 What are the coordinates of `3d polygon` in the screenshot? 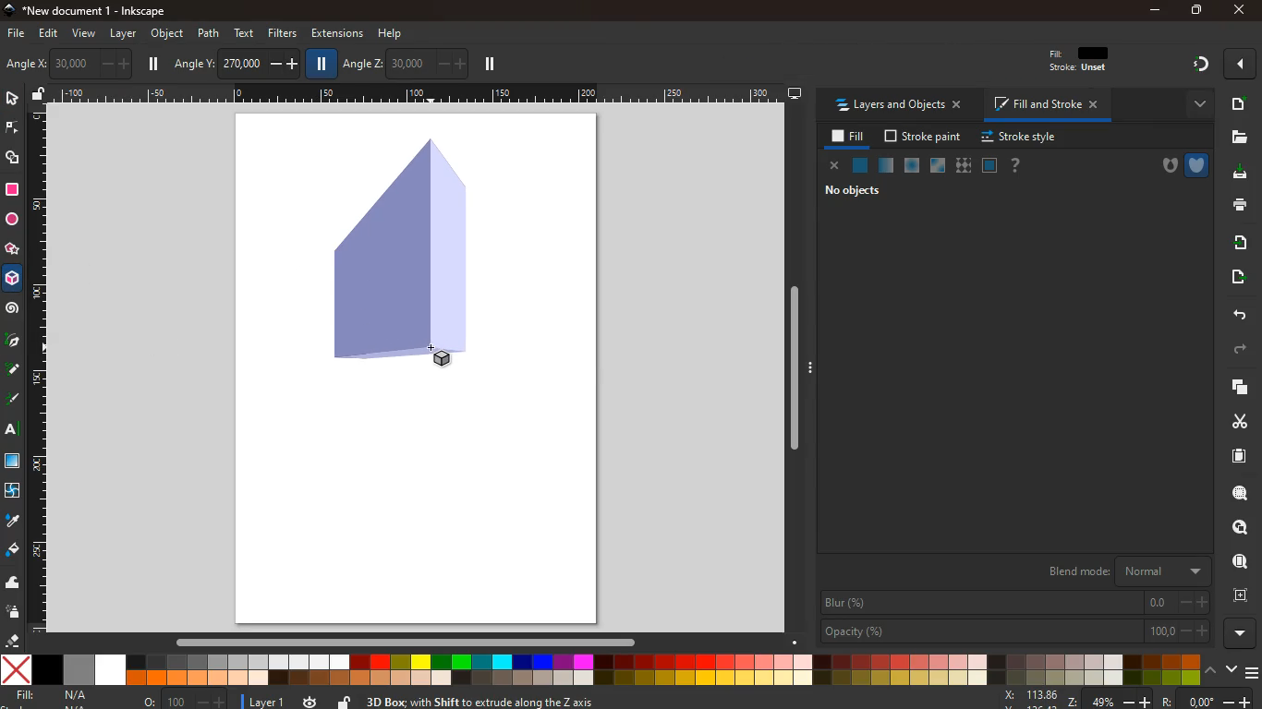 It's located at (396, 252).